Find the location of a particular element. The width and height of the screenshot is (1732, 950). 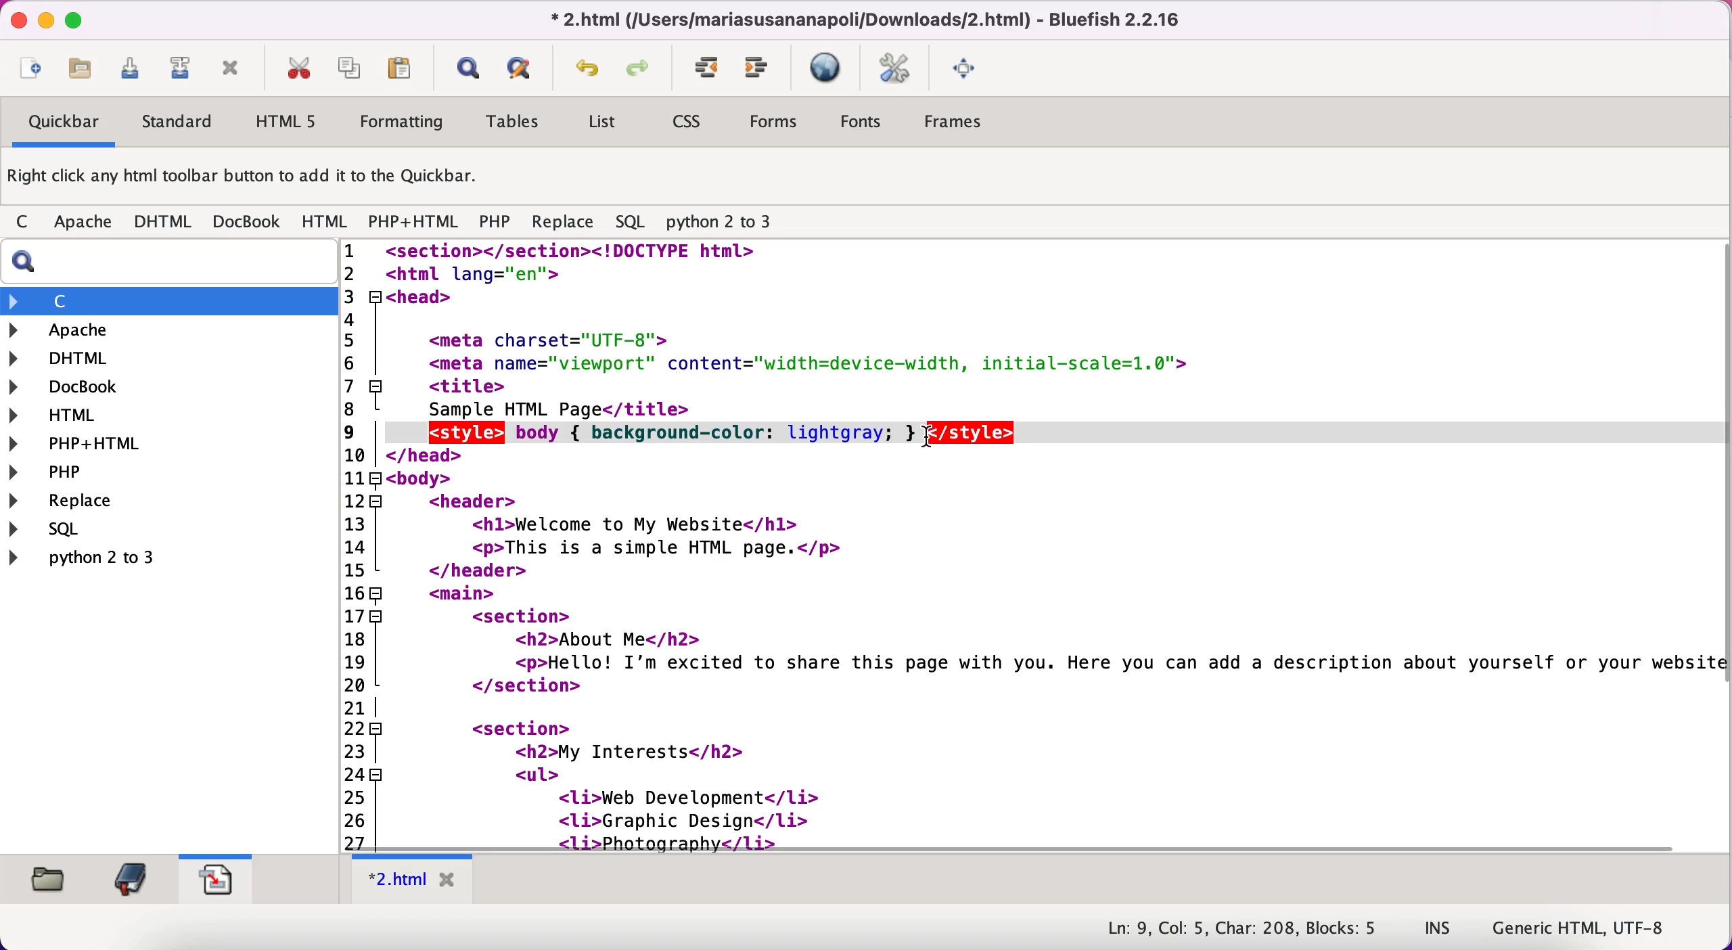

show find bar is located at coordinates (468, 70).